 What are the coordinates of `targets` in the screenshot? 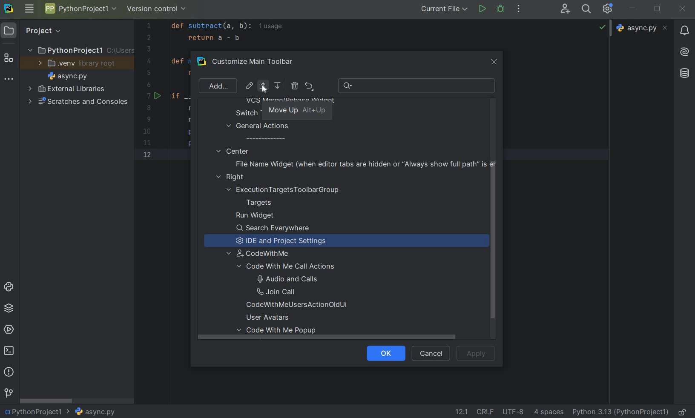 It's located at (264, 203).